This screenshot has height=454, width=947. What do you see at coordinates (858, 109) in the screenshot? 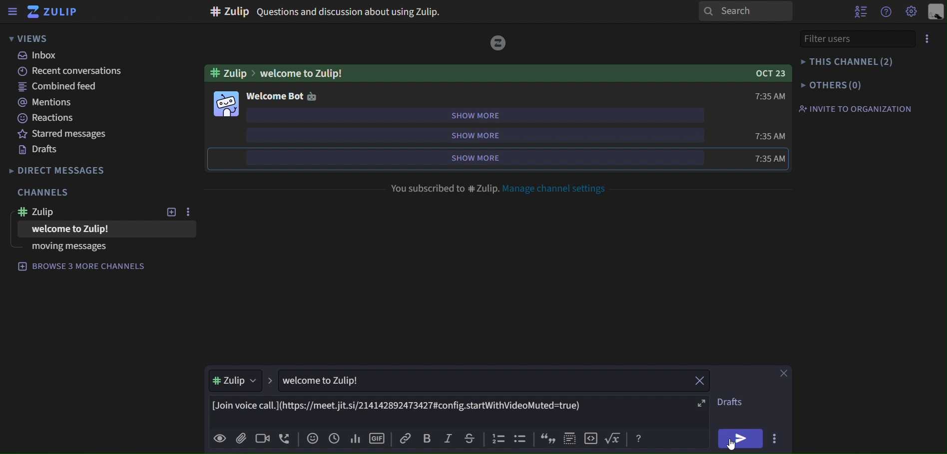
I see `invite to organization` at bounding box center [858, 109].